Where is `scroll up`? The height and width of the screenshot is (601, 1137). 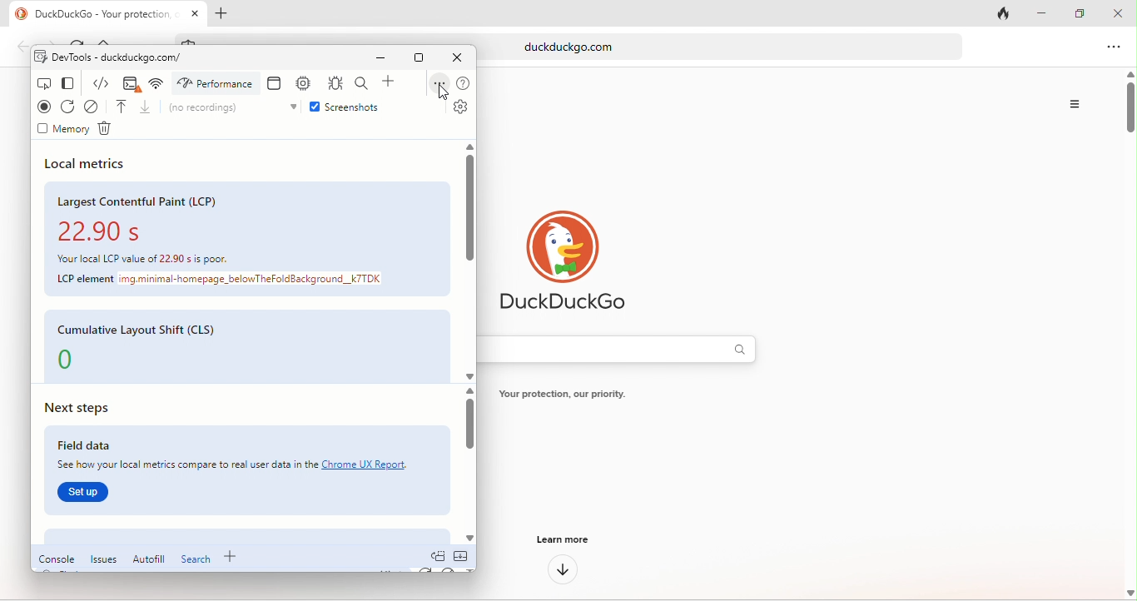 scroll up is located at coordinates (468, 147).